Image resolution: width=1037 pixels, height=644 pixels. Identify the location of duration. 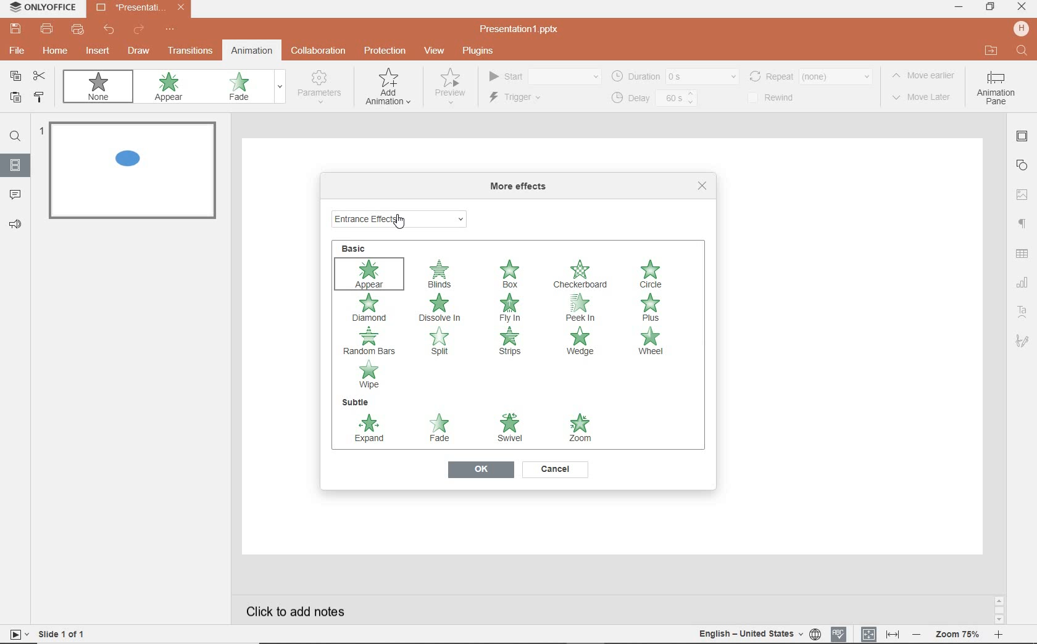
(674, 76).